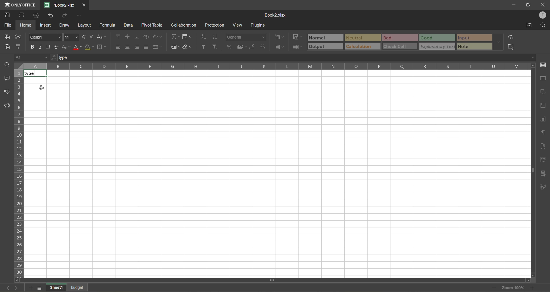 Image resolution: width=550 pixels, height=292 pixels. I want to click on accounting, so click(242, 46).